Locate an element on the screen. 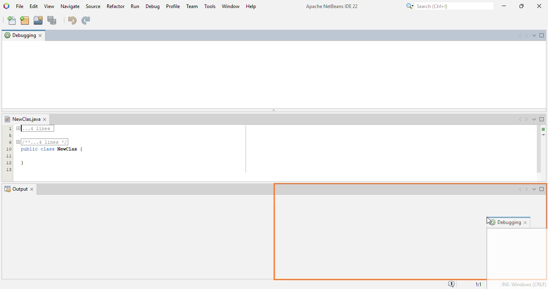  output is located at coordinates (16, 189).